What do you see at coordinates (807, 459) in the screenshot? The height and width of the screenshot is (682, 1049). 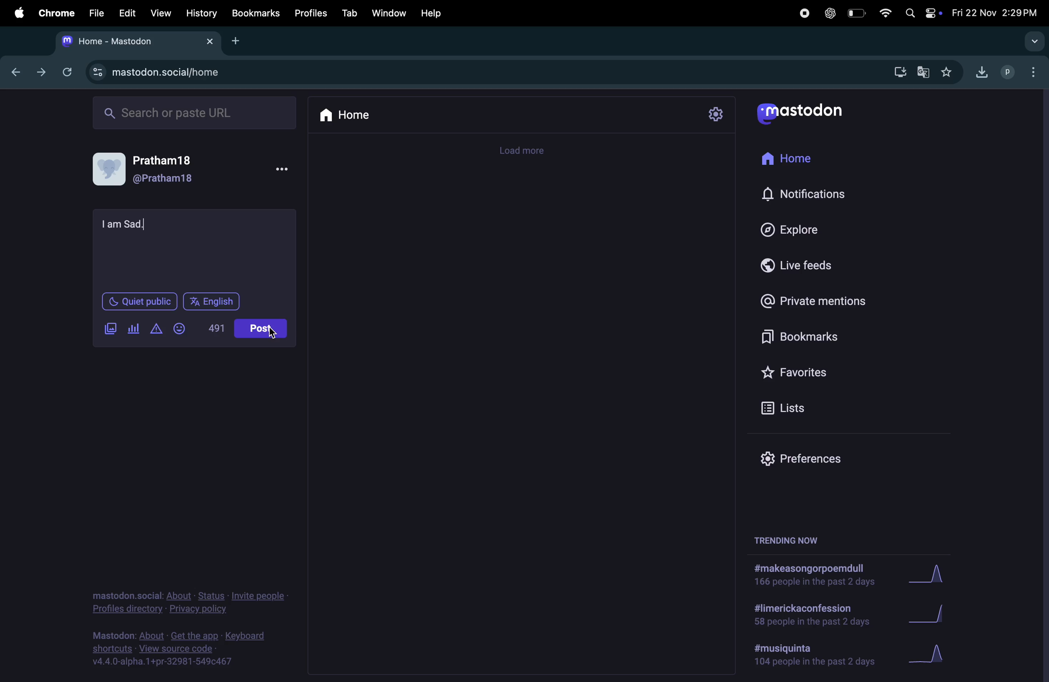 I see `prefrences` at bounding box center [807, 459].